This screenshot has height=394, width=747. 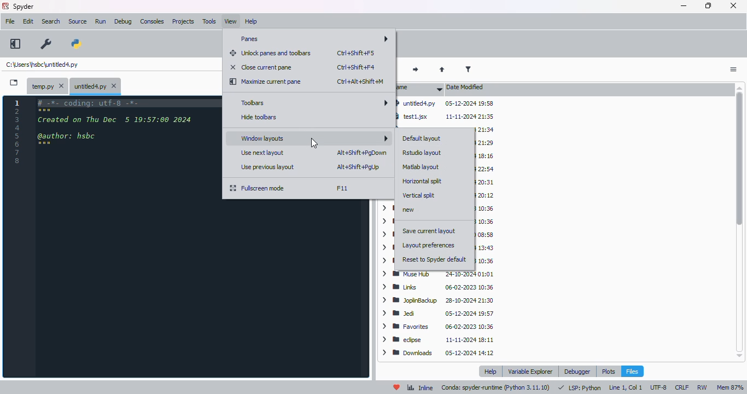 What do you see at coordinates (46, 44) in the screenshot?
I see `preferences` at bounding box center [46, 44].